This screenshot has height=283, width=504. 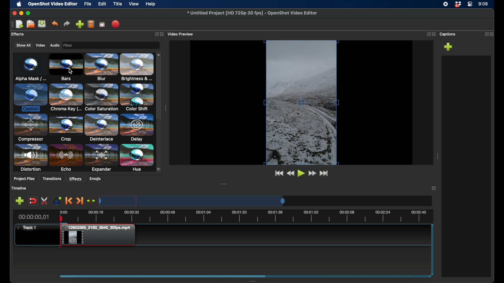 I want to click on rewind, so click(x=290, y=173).